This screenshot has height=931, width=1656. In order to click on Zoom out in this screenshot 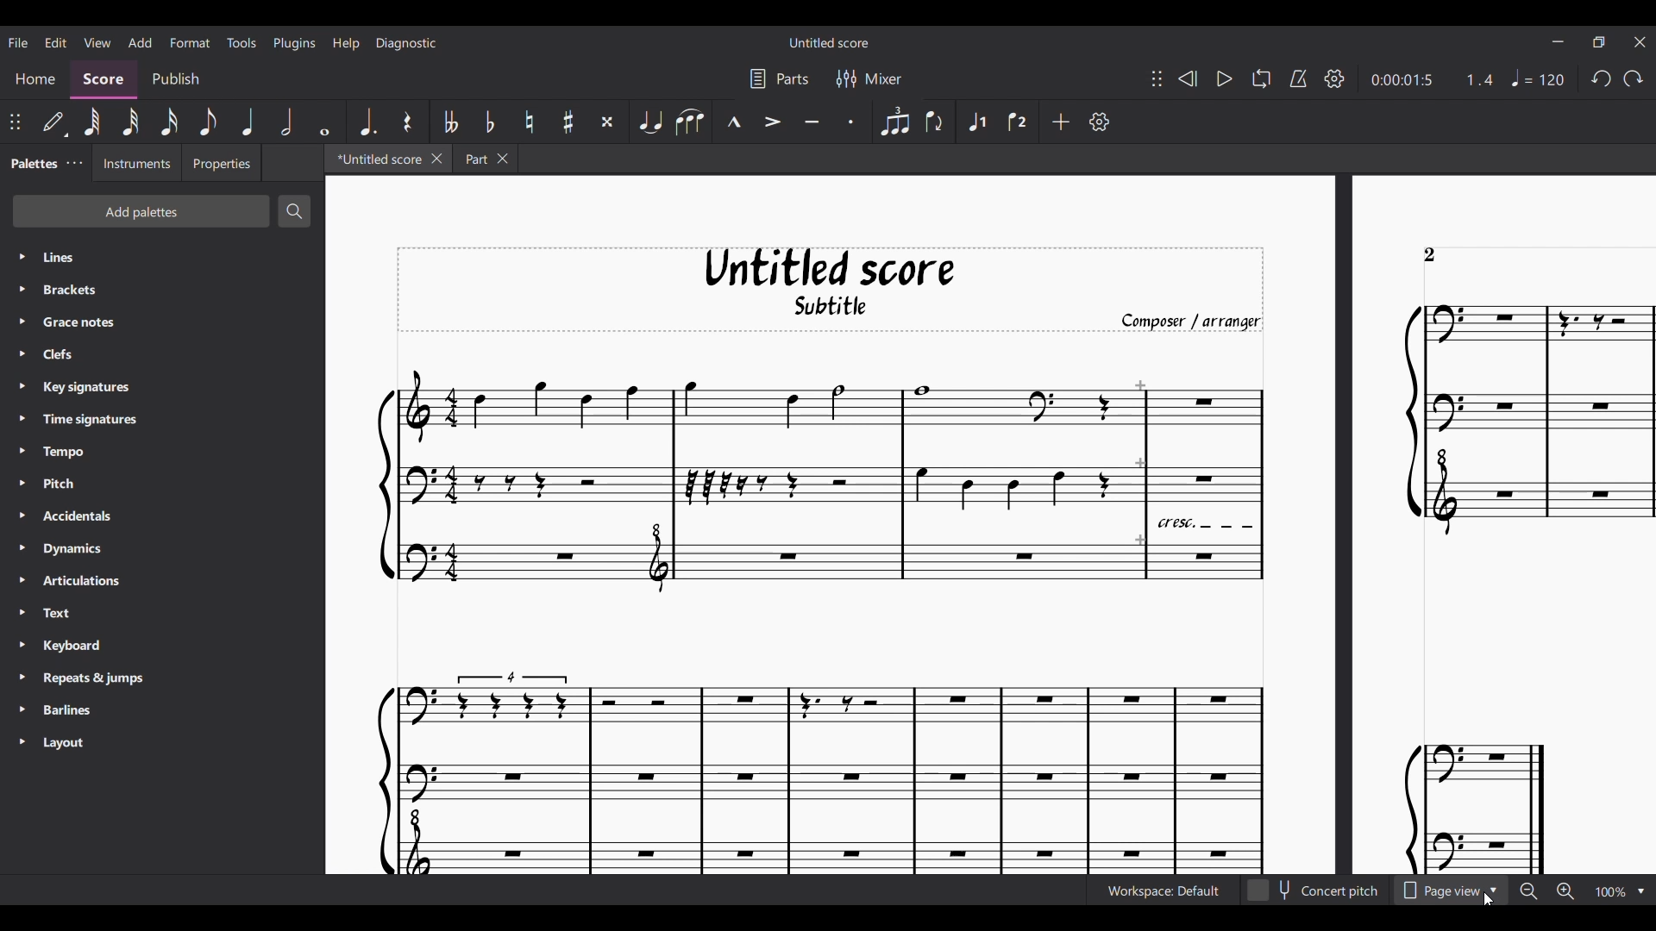, I will do `click(1528, 892)`.